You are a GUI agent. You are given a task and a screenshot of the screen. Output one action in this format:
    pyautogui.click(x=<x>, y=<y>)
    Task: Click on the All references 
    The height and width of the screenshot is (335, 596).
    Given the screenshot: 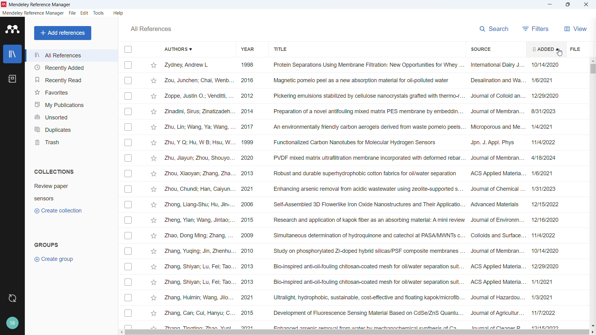 What is the action you would take?
    pyautogui.click(x=151, y=29)
    